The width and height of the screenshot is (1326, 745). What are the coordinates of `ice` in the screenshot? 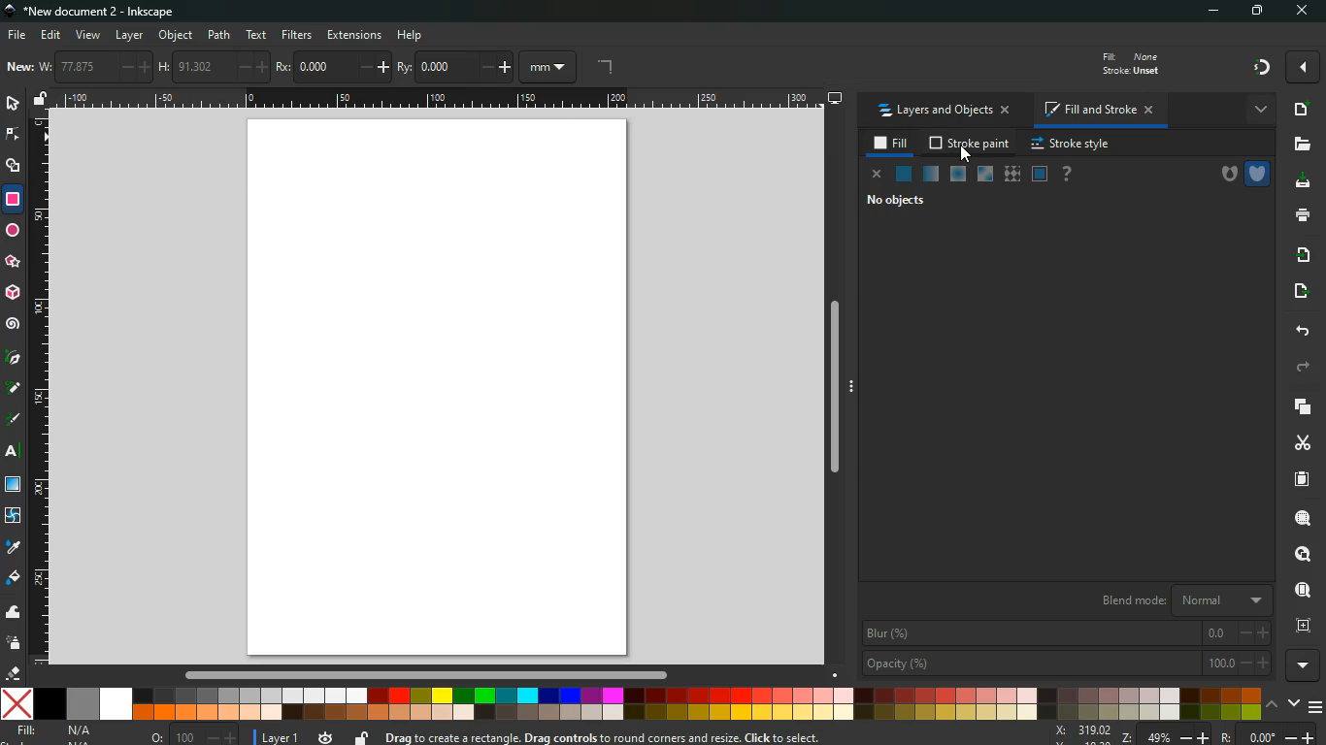 It's located at (958, 175).